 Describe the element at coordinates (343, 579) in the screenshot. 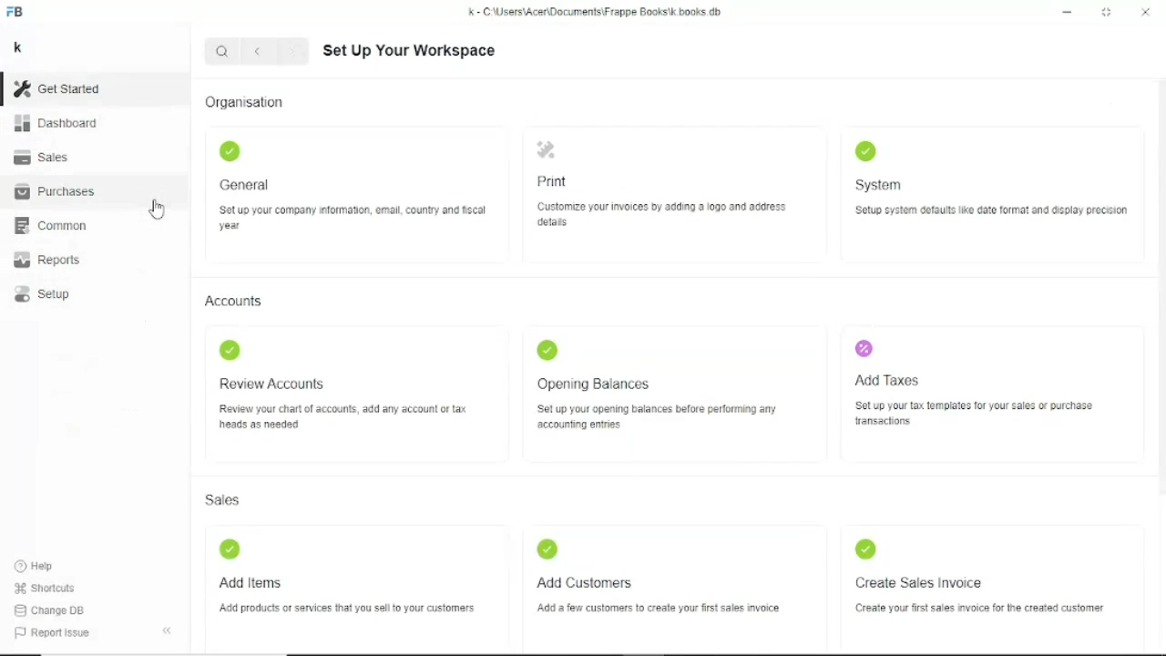

I see `Add items  add products or services that you sell to your customers.` at that location.